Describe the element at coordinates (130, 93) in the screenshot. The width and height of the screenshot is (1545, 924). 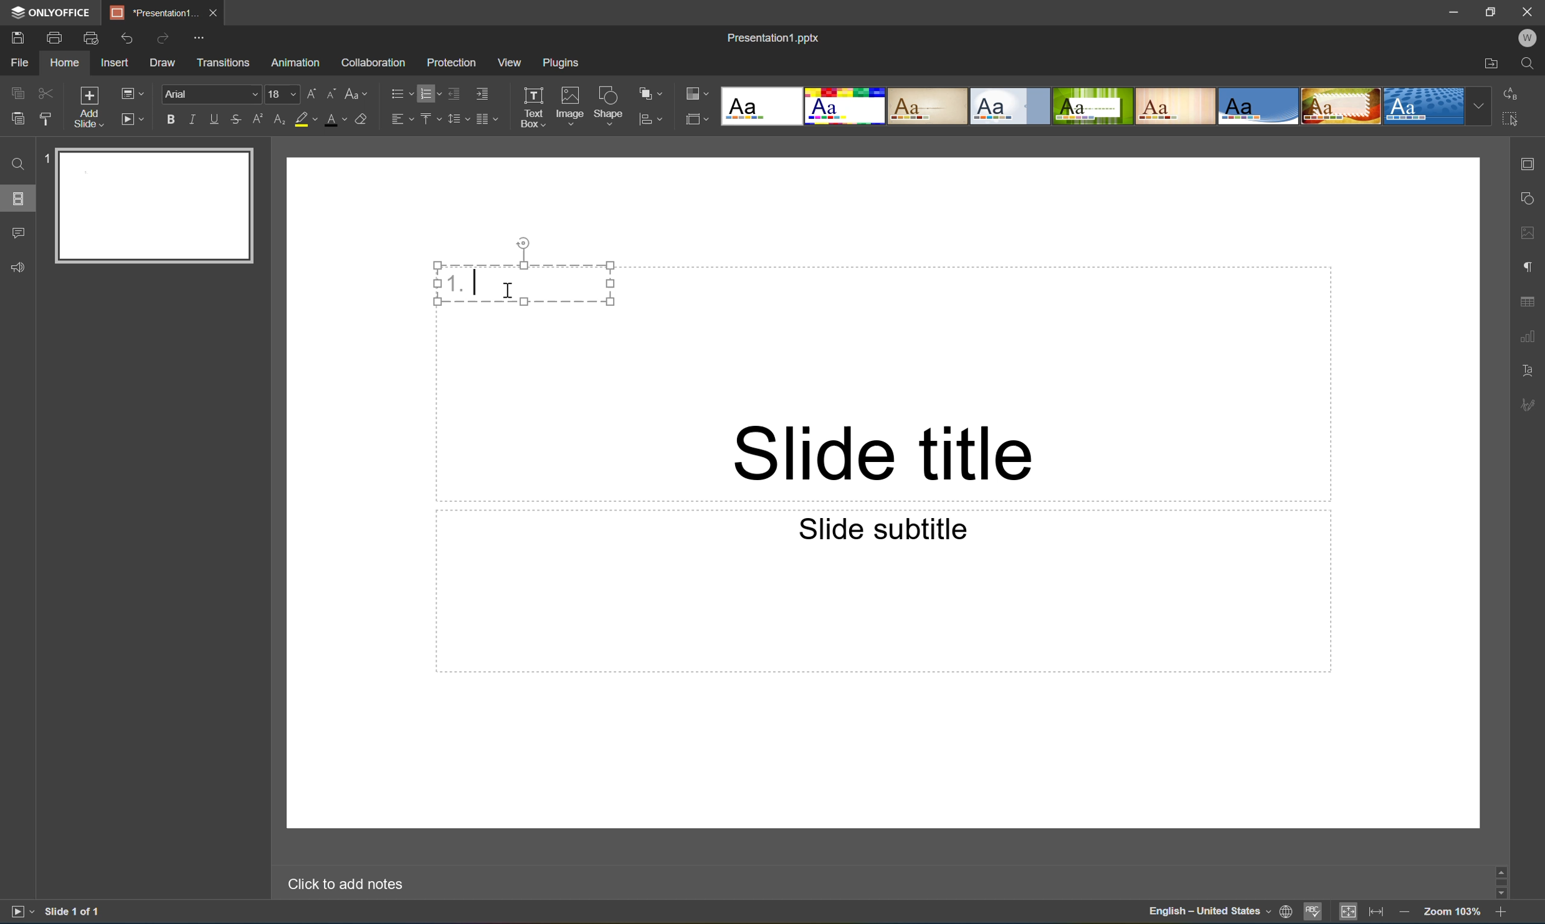
I see `Change slide layout` at that location.